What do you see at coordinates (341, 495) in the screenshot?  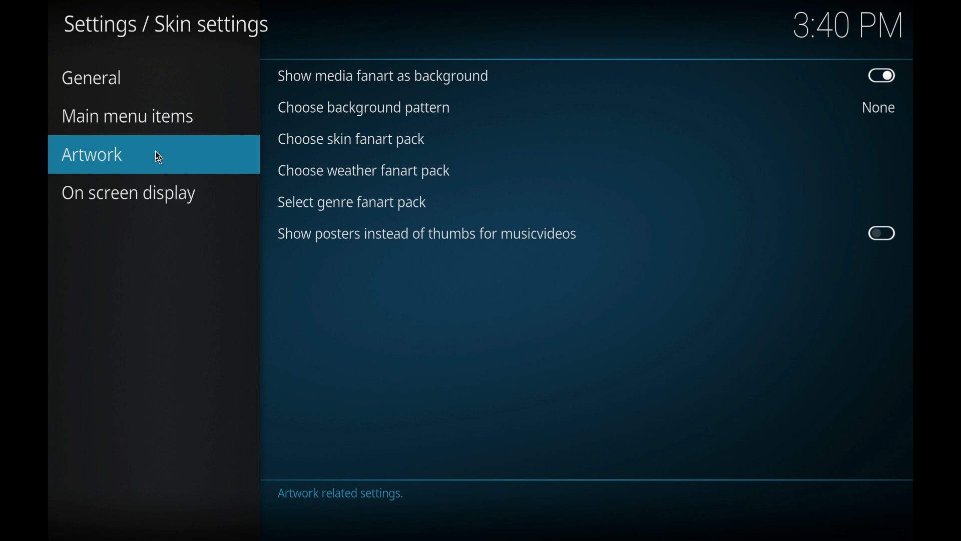 I see `artwork  related settings` at bounding box center [341, 495].